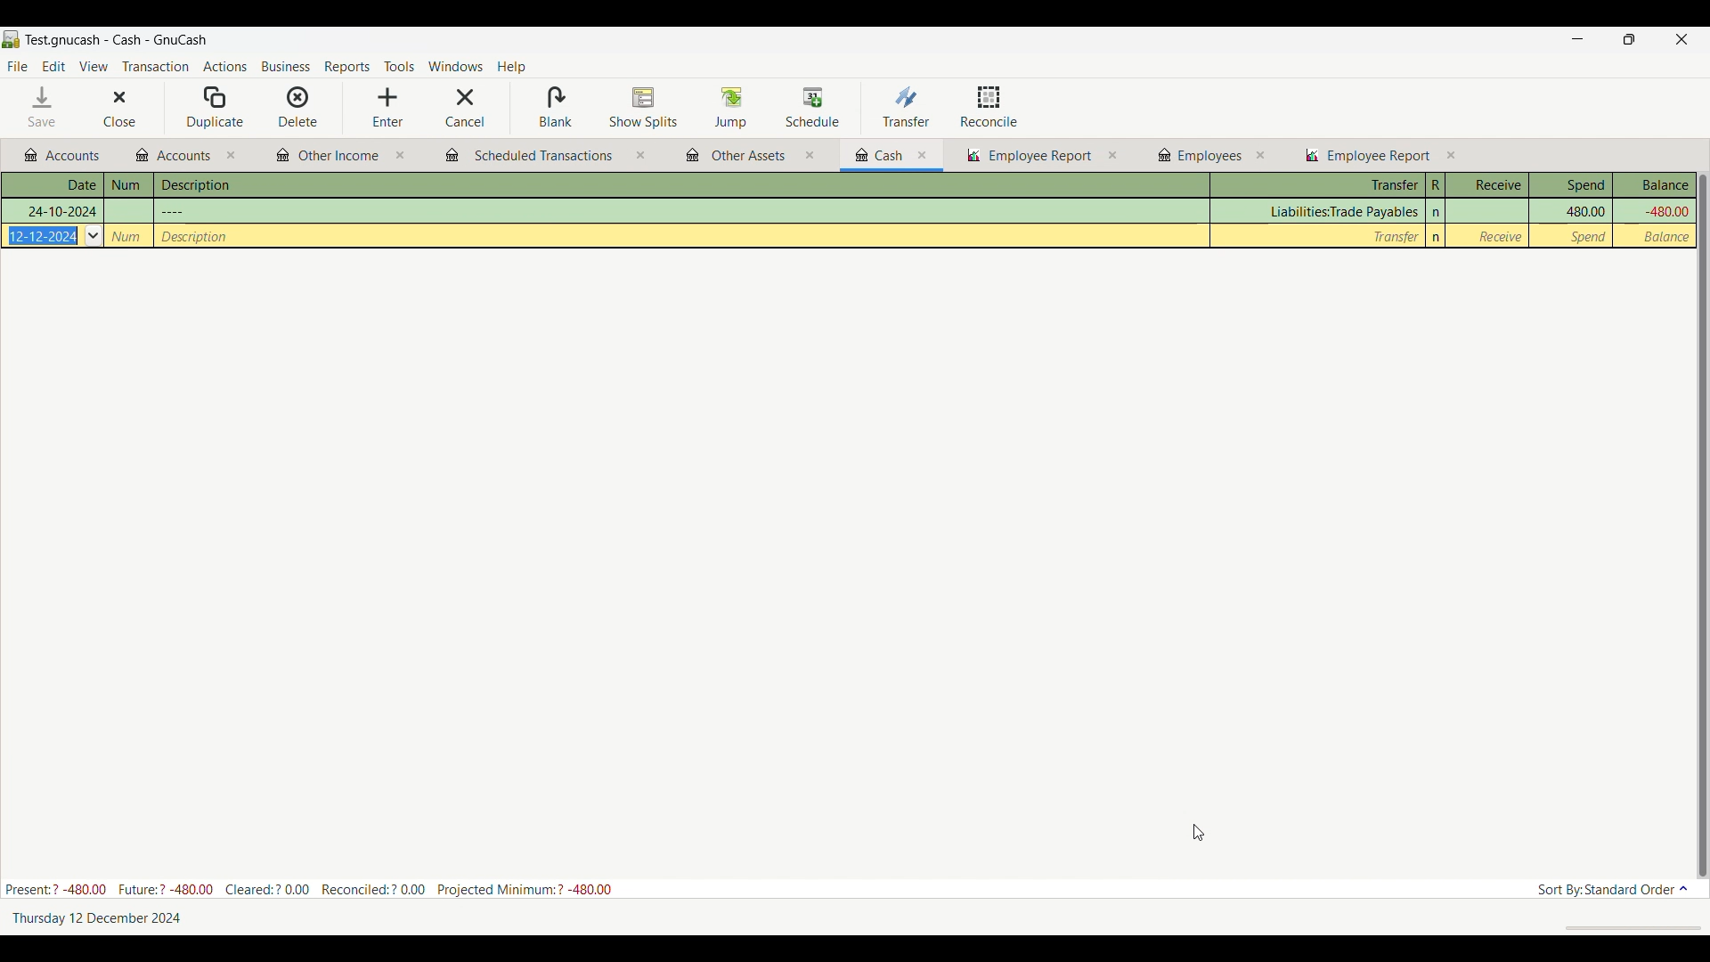  I want to click on Blank, so click(556, 107).